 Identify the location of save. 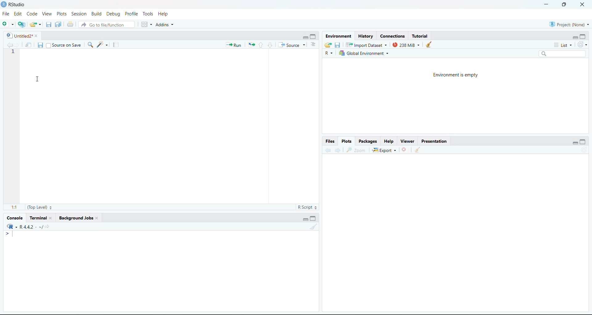
(338, 45).